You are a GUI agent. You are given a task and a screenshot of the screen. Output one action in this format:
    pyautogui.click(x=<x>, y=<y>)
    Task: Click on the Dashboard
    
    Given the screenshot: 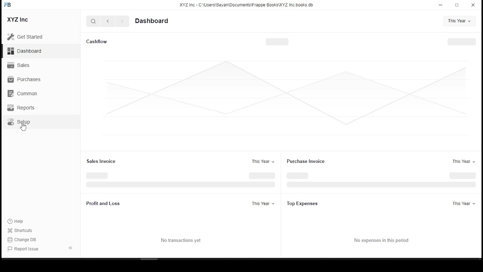 What is the action you would take?
    pyautogui.click(x=152, y=21)
    